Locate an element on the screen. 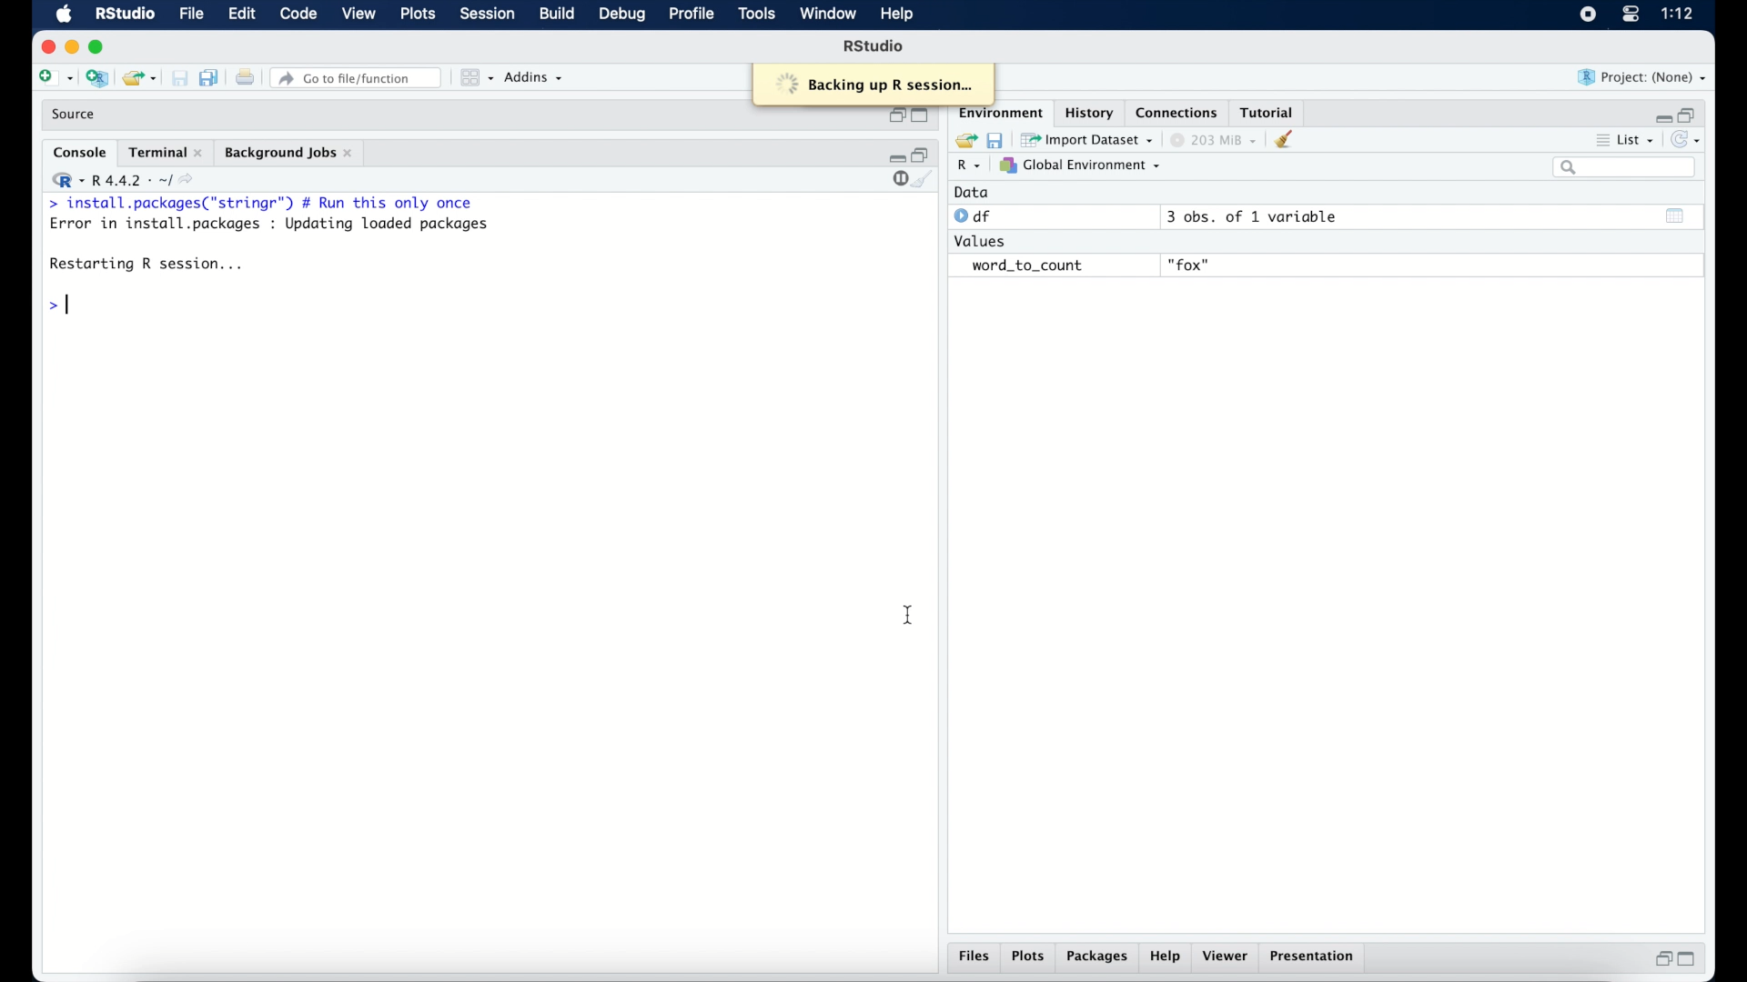 This screenshot has width=1747, height=982. save all document is located at coordinates (213, 79).